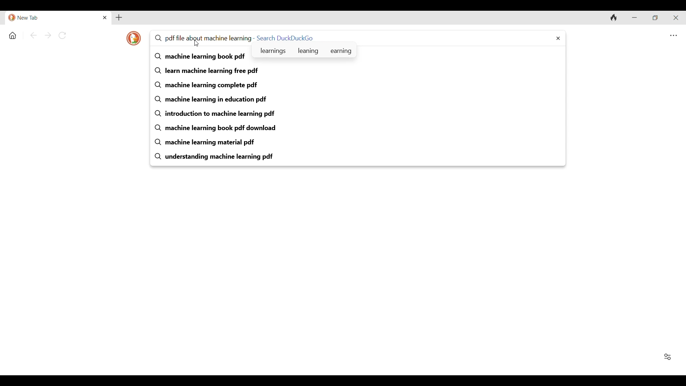 The image size is (686, 386). I want to click on learnings, so click(273, 50).